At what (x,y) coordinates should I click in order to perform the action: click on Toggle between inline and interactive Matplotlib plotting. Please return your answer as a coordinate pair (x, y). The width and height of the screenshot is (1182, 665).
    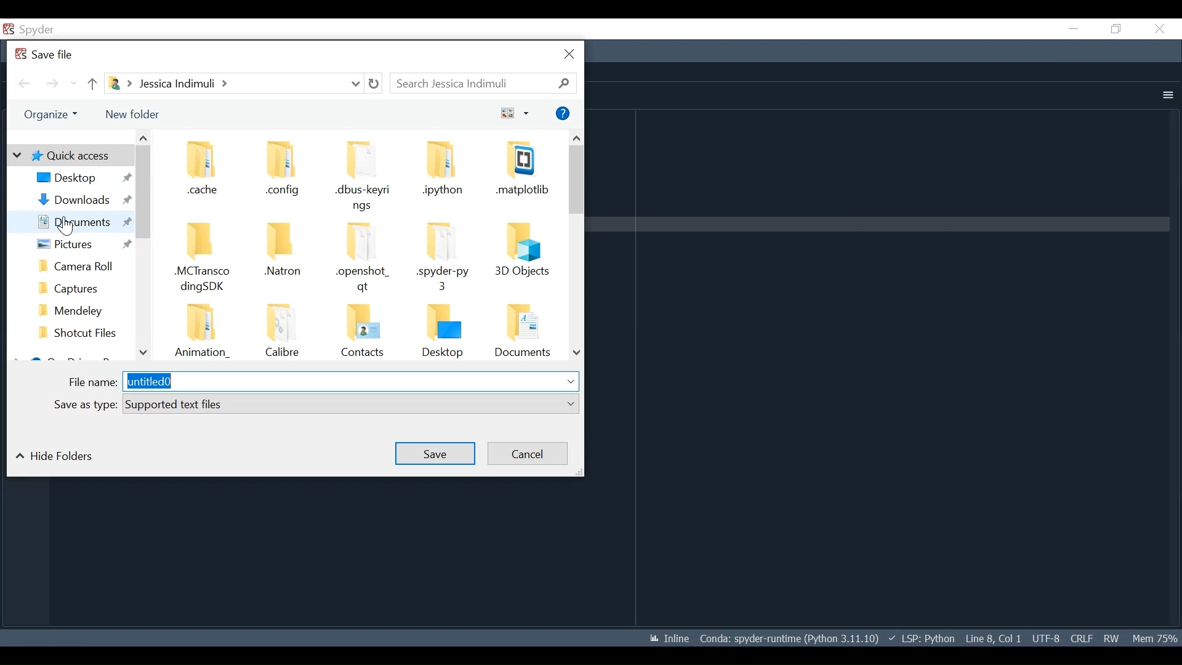
    Looking at the image, I should click on (667, 639).